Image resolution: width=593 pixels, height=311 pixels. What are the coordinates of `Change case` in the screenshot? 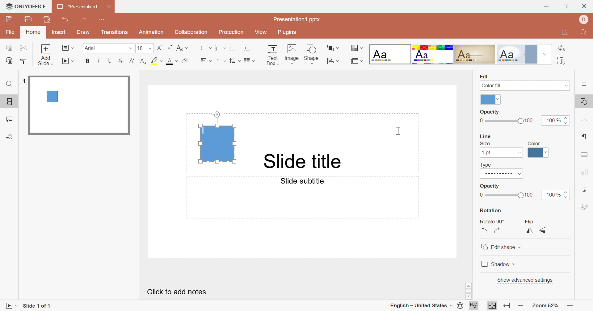 It's located at (183, 49).